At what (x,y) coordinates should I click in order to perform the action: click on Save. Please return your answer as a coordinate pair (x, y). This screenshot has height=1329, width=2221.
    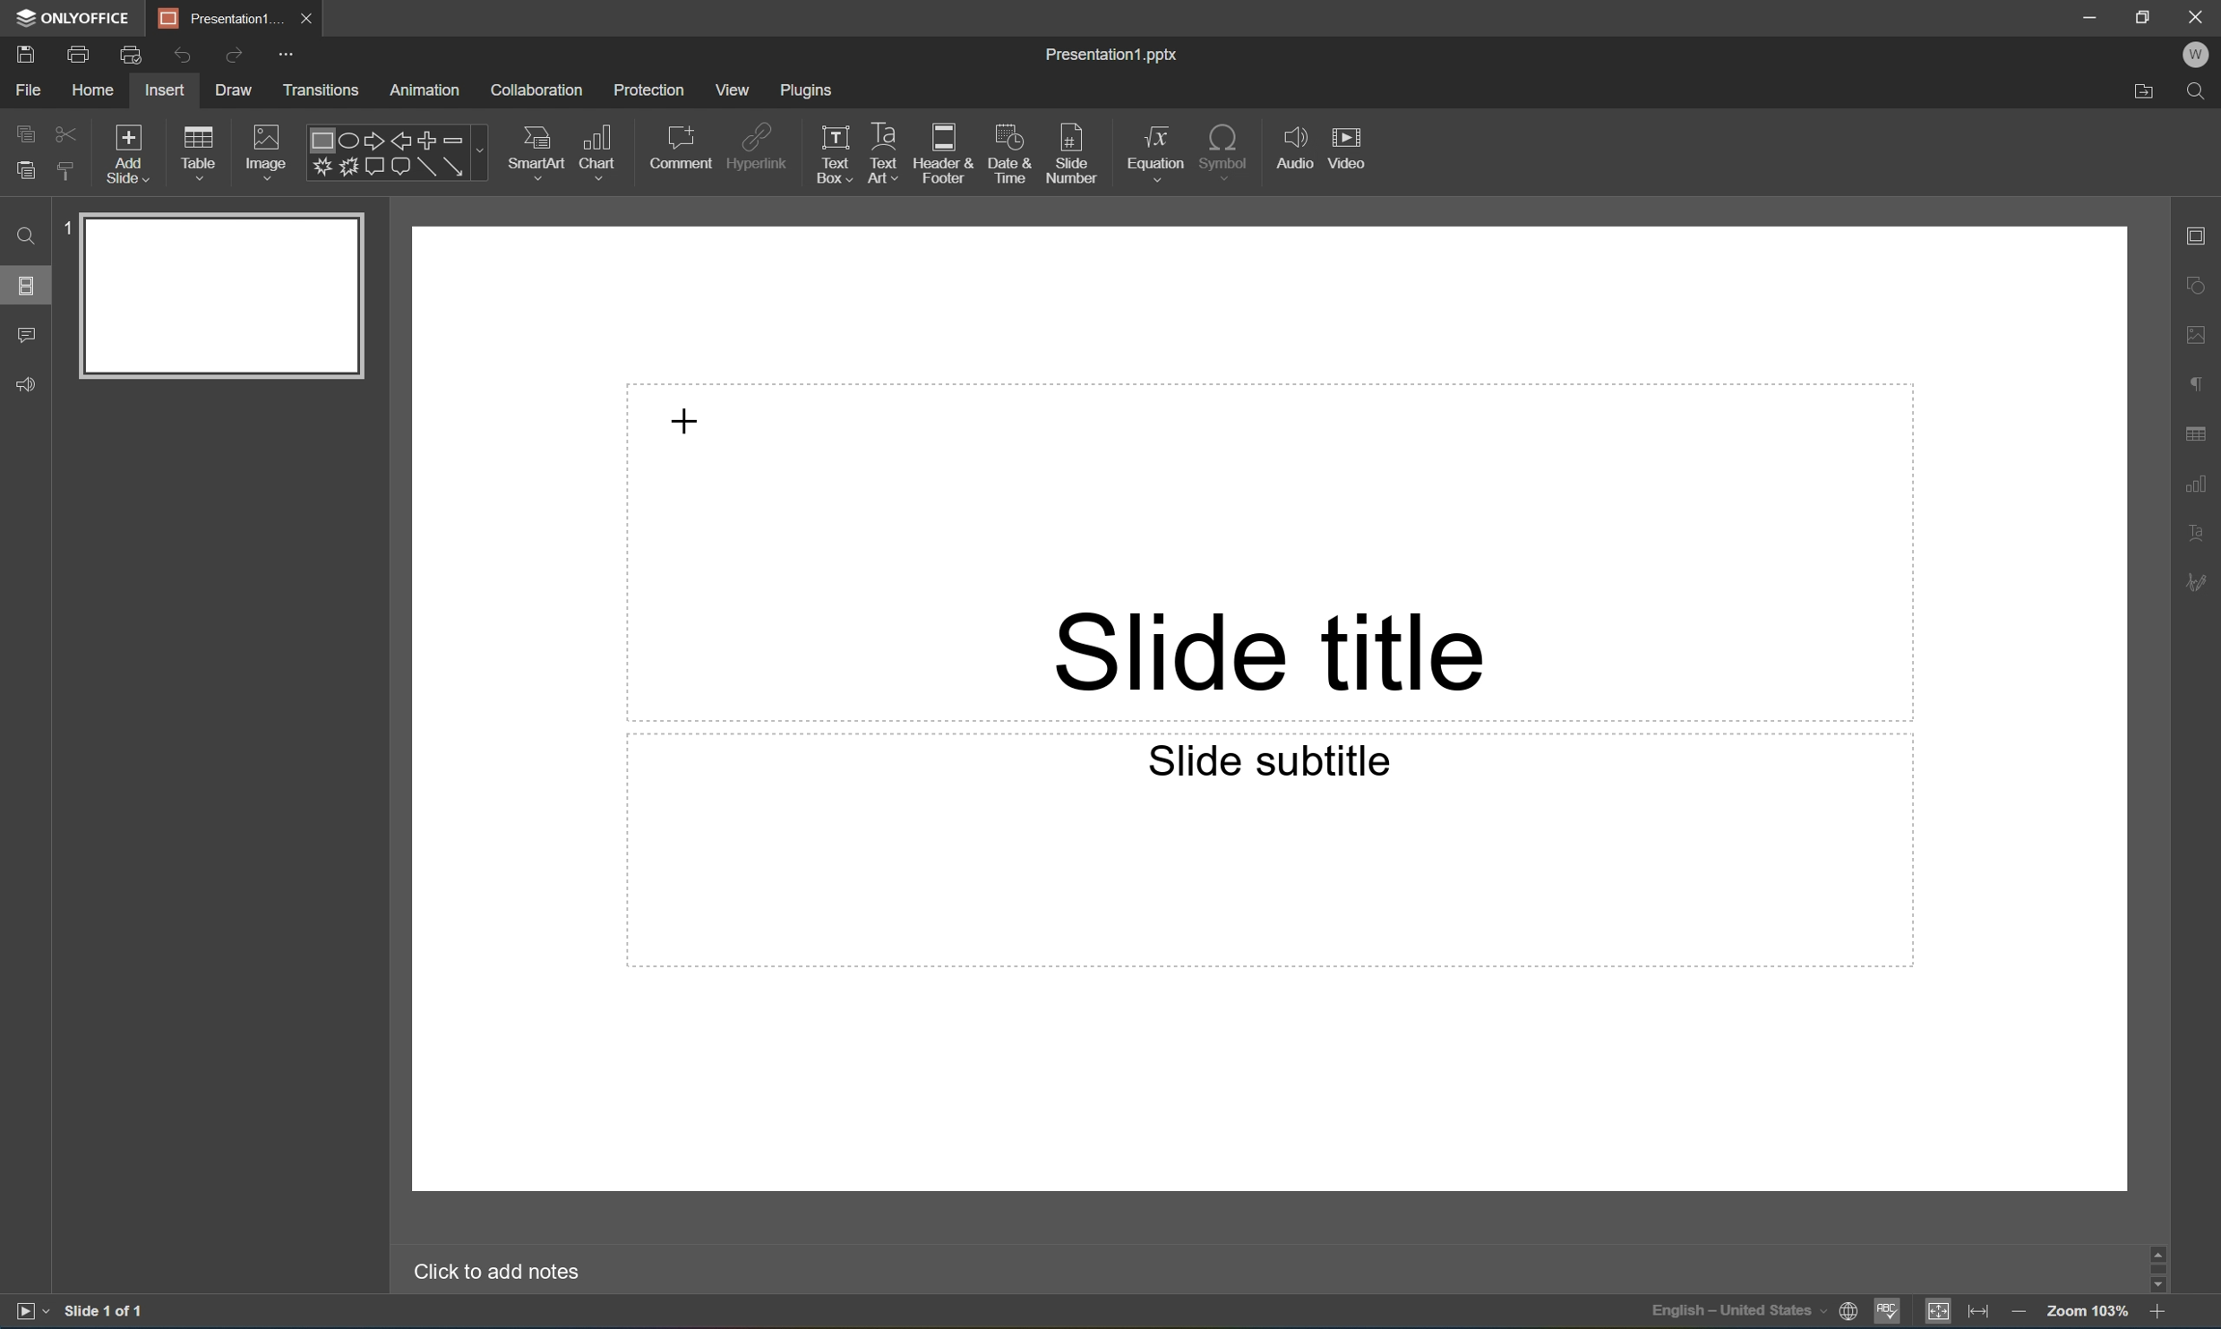
    Looking at the image, I should click on (24, 53).